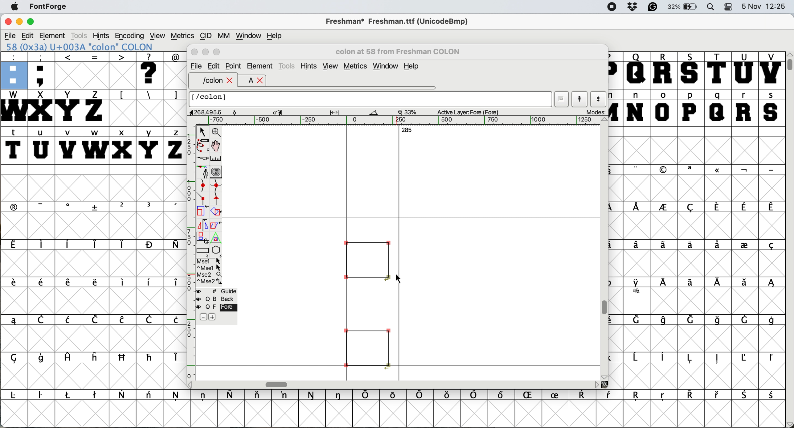 This screenshot has width=794, height=428. Describe the element at coordinates (122, 394) in the screenshot. I see `symbol` at that location.